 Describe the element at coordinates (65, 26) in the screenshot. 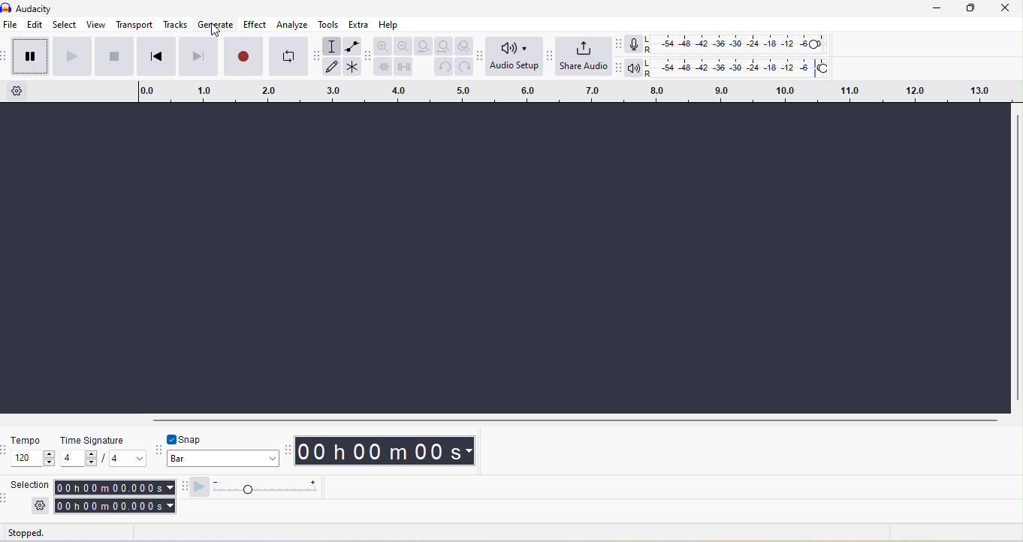

I see `select` at that location.